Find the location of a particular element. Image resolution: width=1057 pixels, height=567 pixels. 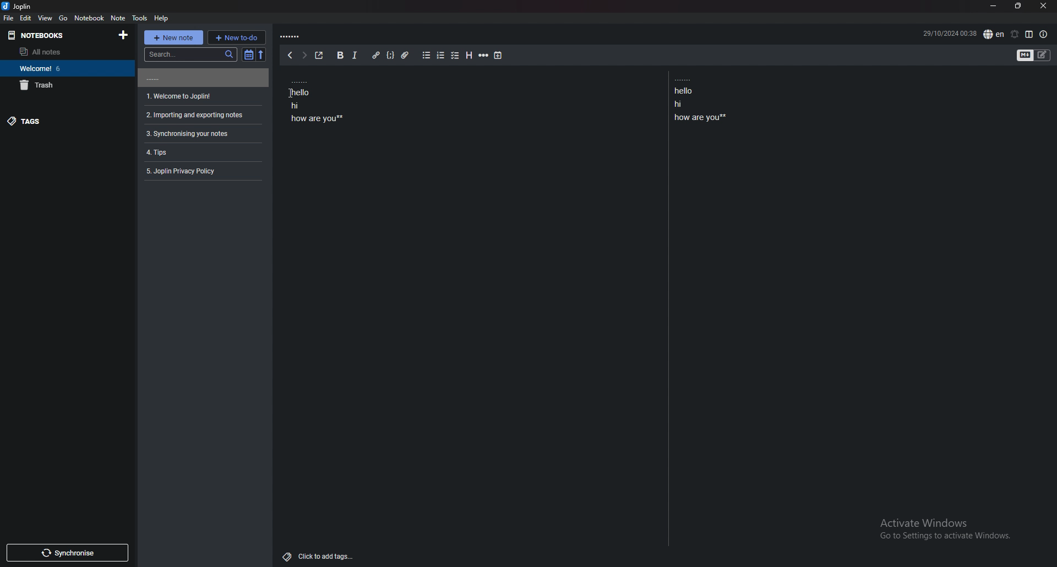

note title is located at coordinates (292, 37).